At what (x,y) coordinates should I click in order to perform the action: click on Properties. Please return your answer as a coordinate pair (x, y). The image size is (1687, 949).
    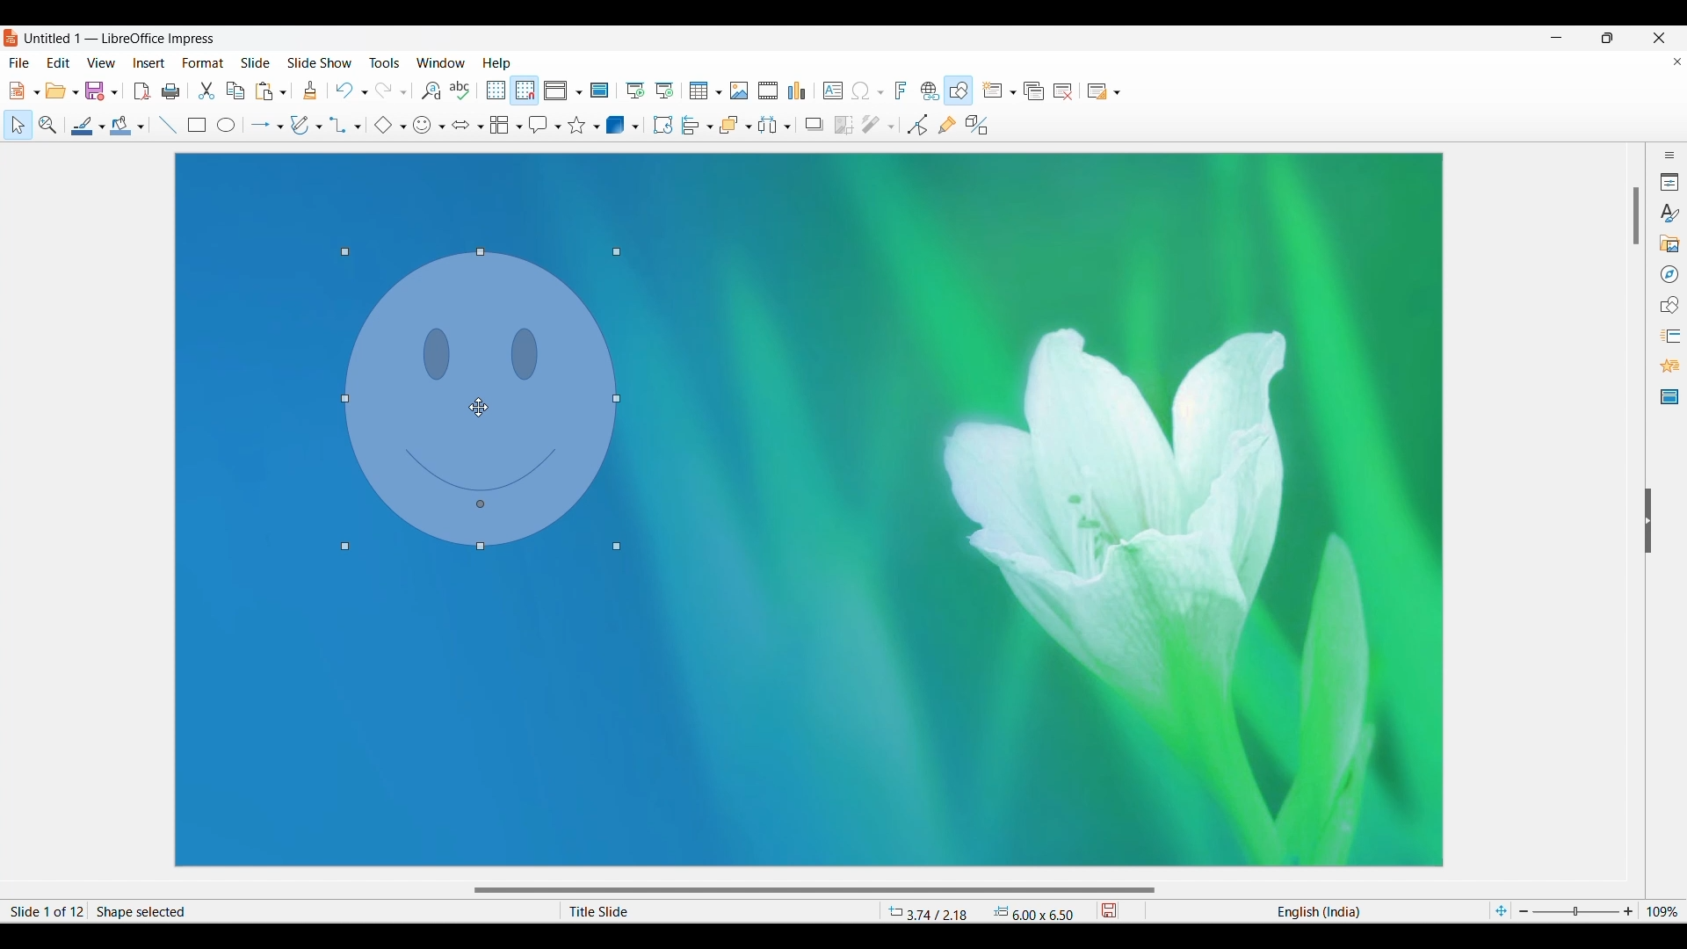
    Looking at the image, I should click on (1669, 182).